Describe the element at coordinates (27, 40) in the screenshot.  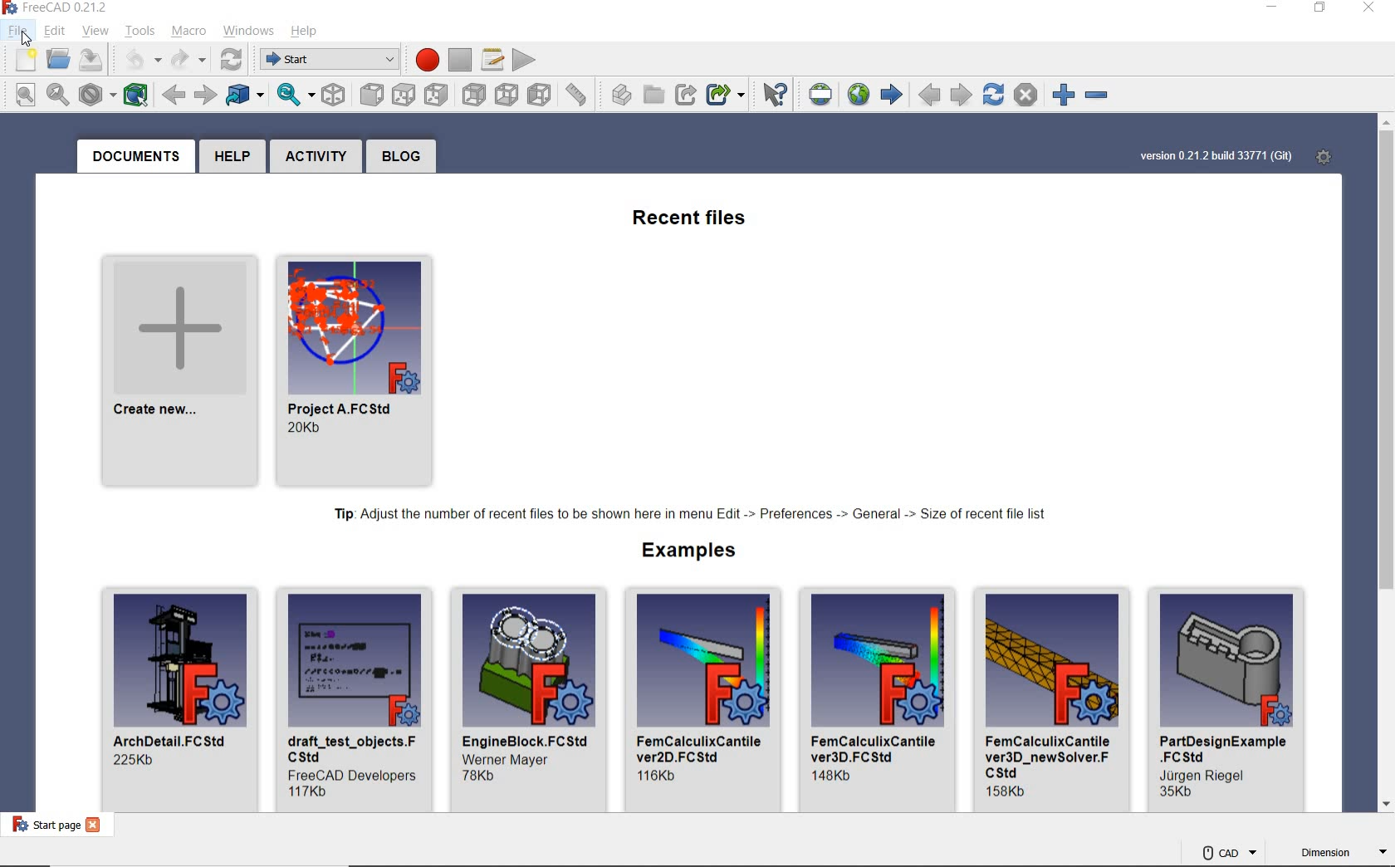
I see `cursor` at that location.